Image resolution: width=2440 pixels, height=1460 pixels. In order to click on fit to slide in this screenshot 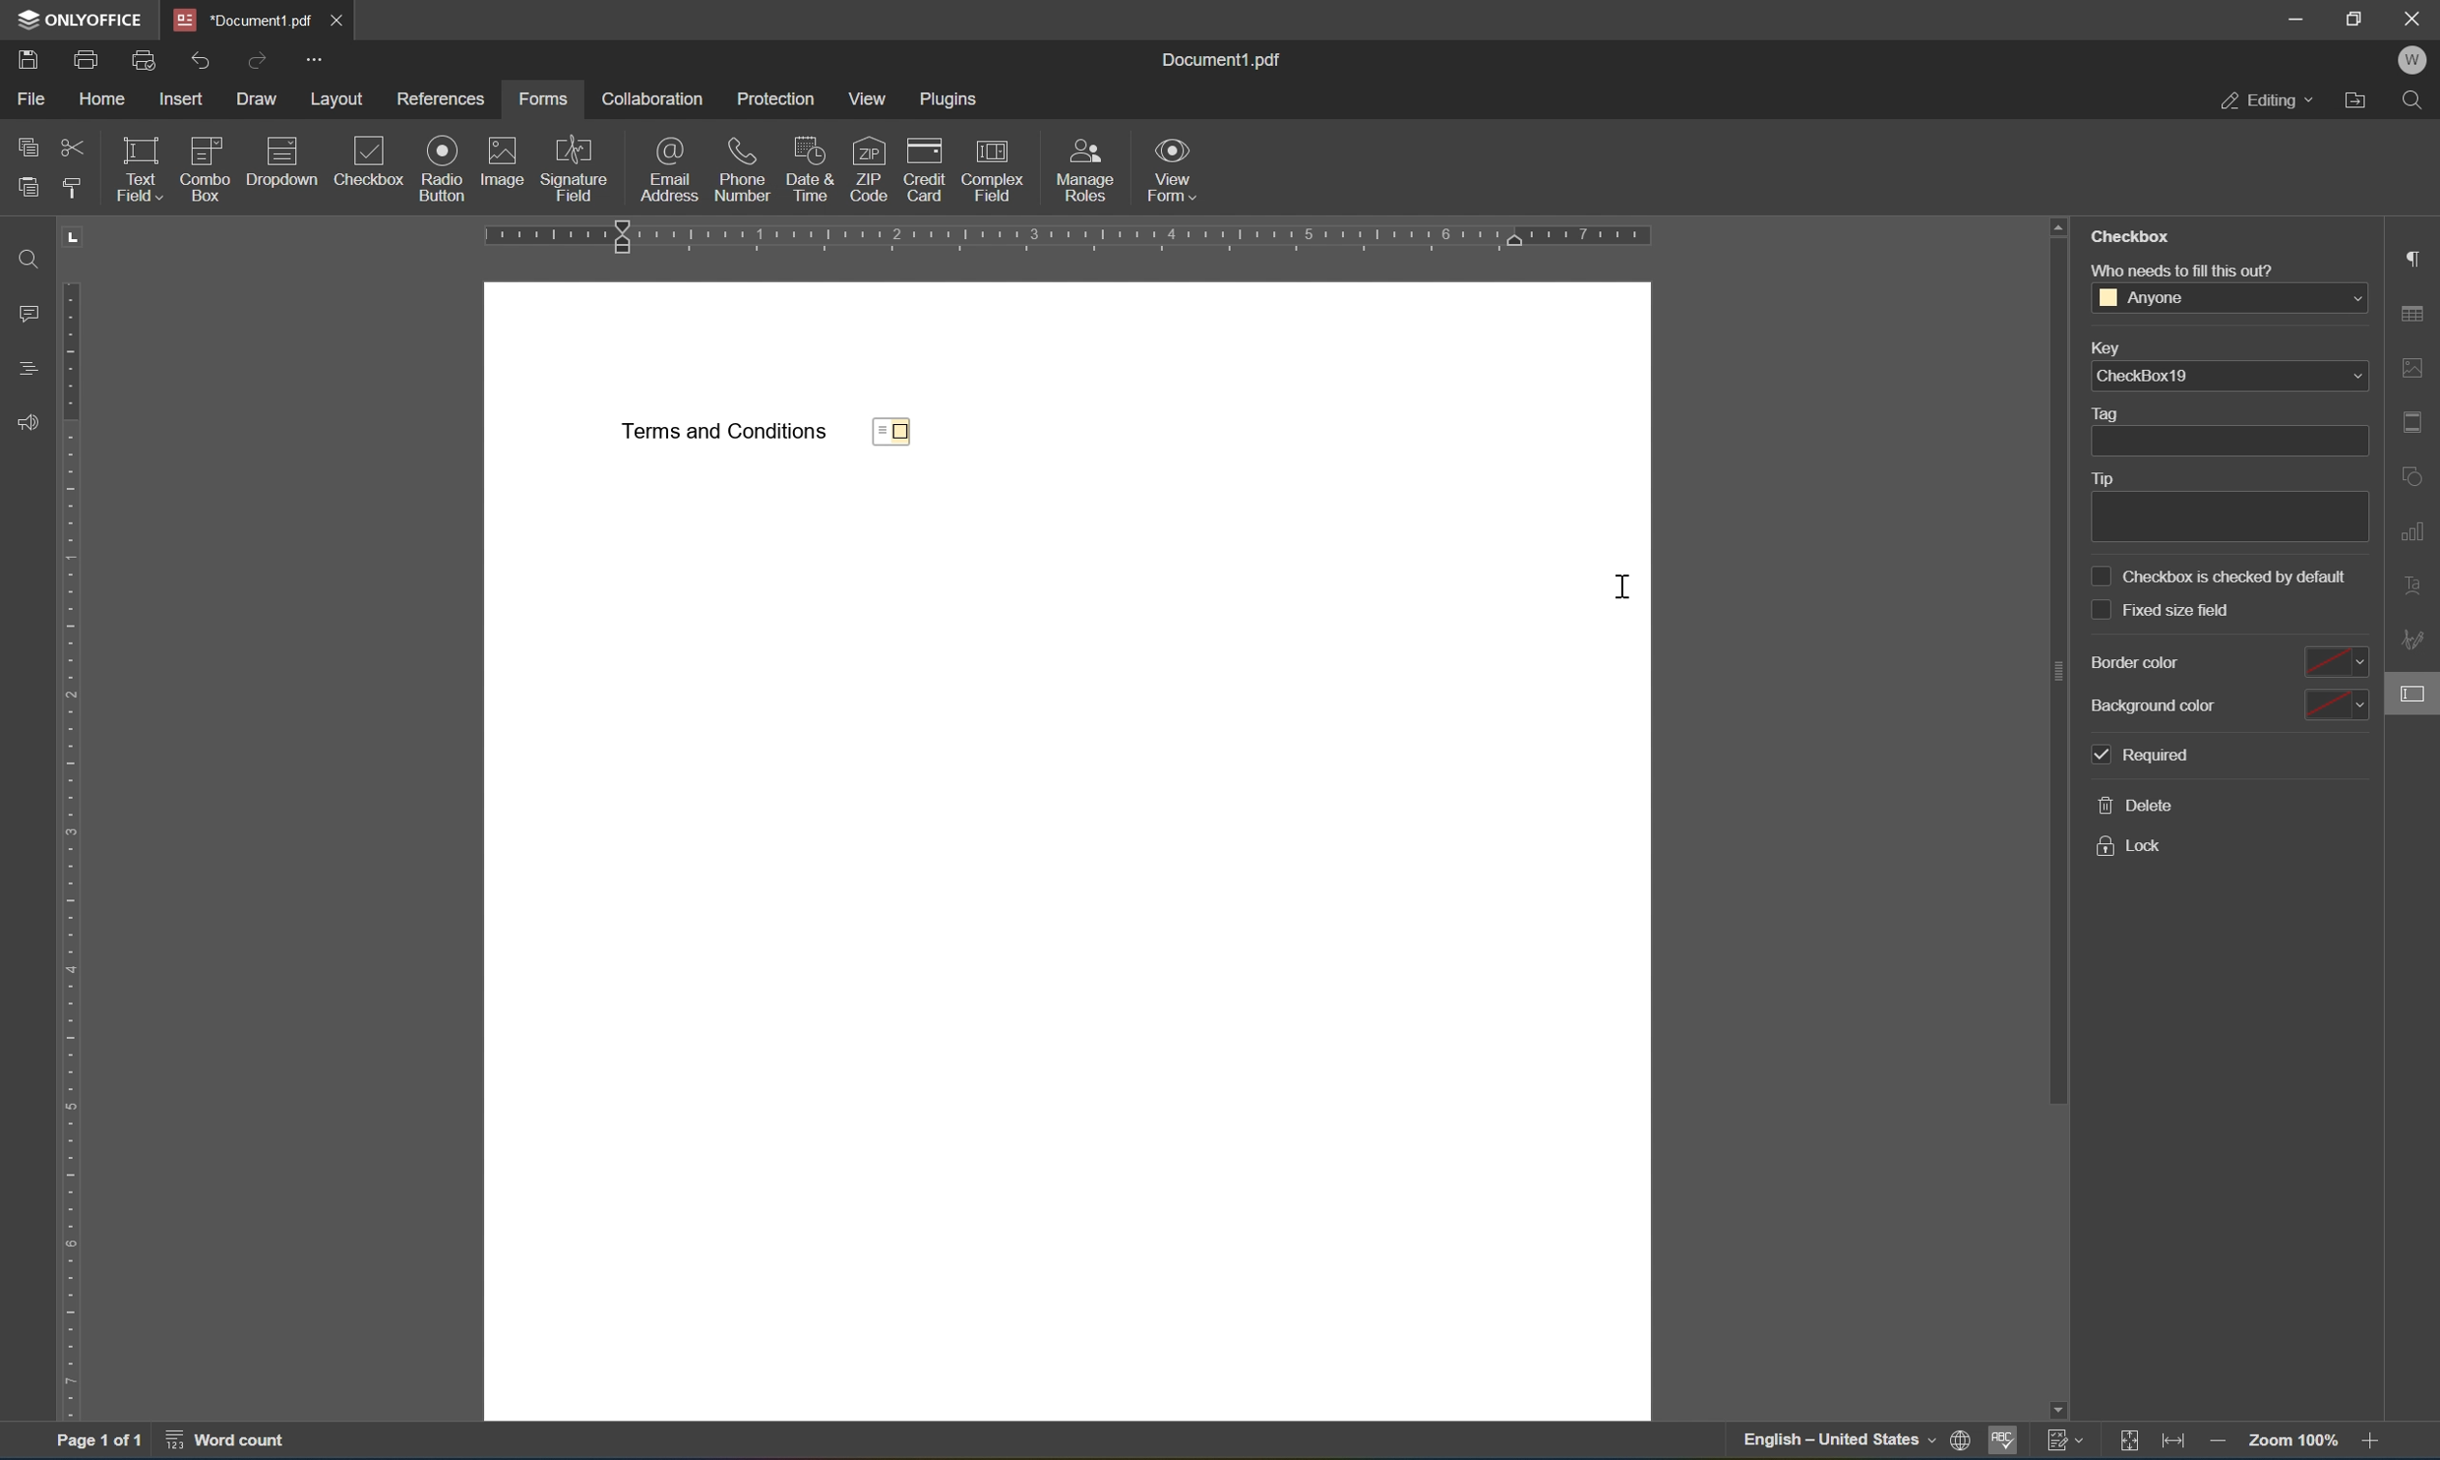, I will do `click(2124, 1443)`.